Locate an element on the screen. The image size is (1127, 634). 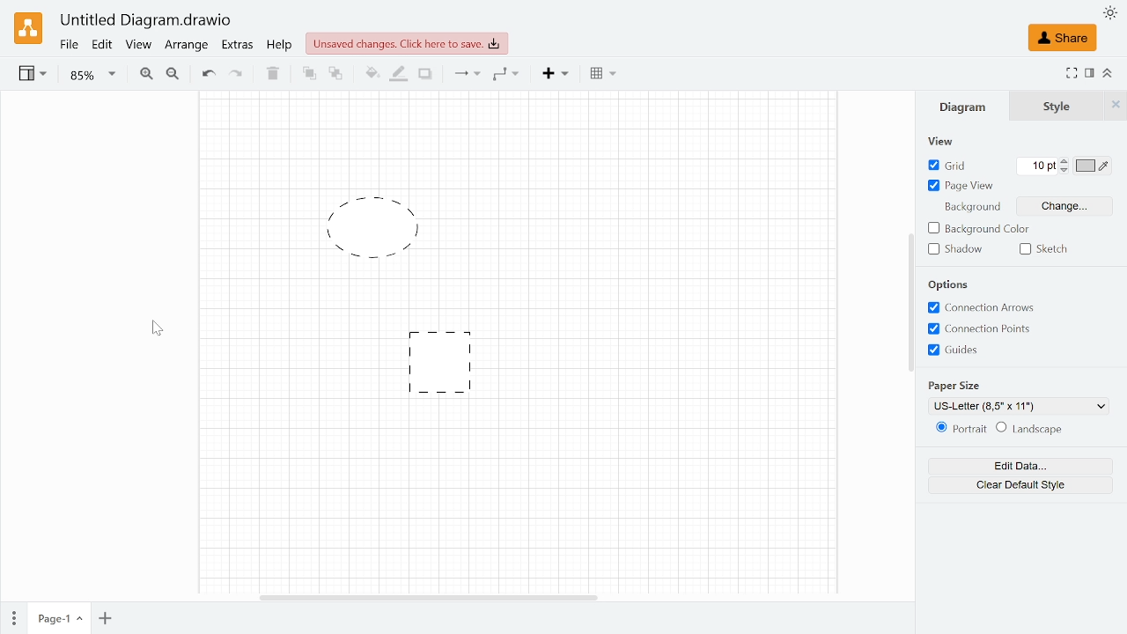
Increase grid unit is located at coordinates (1065, 160).